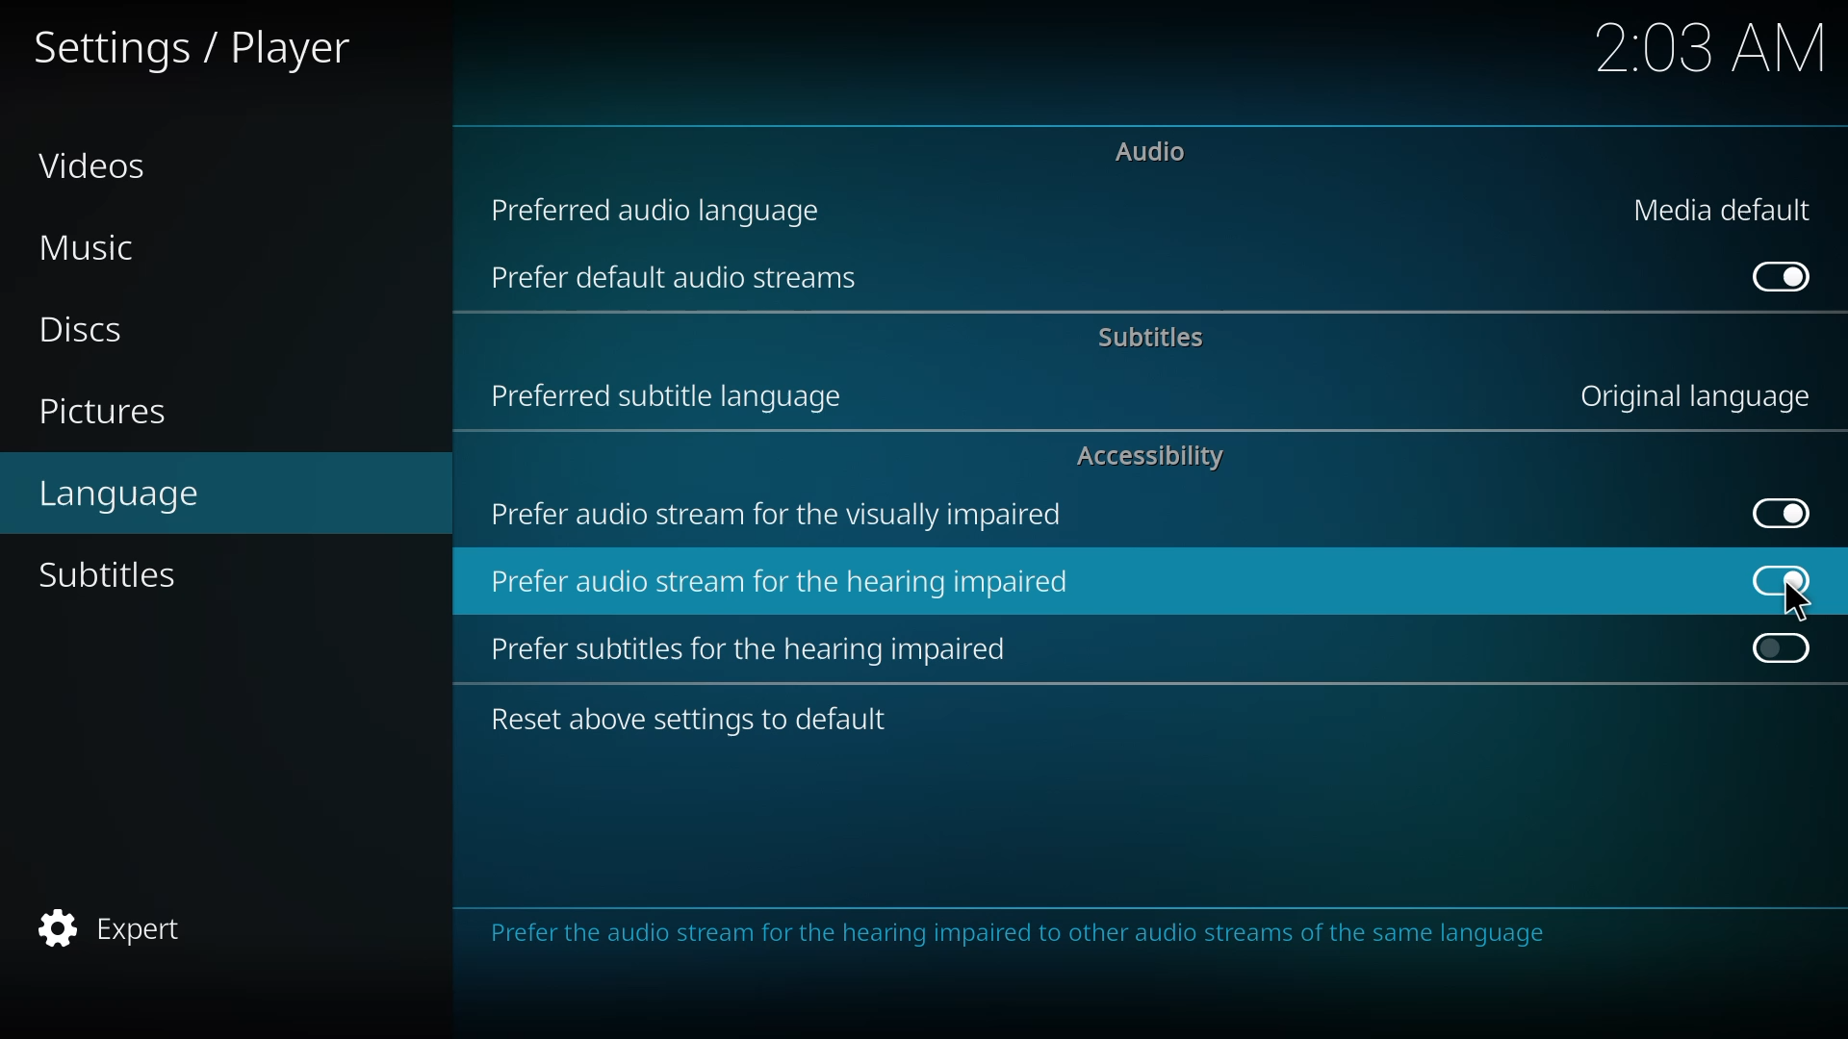  I want to click on click to enable, so click(1782, 650).